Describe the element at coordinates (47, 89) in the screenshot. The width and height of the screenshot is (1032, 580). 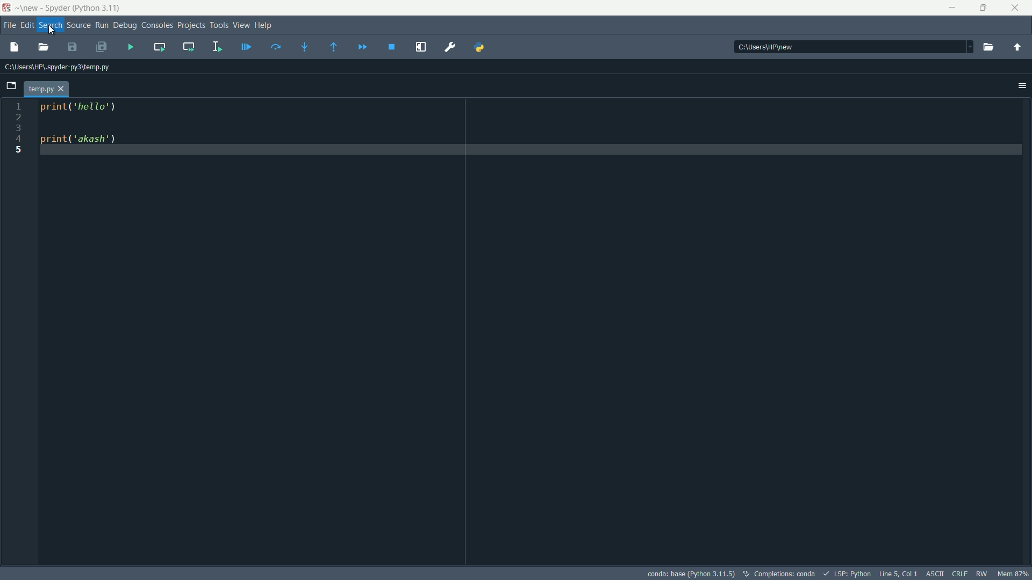
I see `Current file tab` at that location.